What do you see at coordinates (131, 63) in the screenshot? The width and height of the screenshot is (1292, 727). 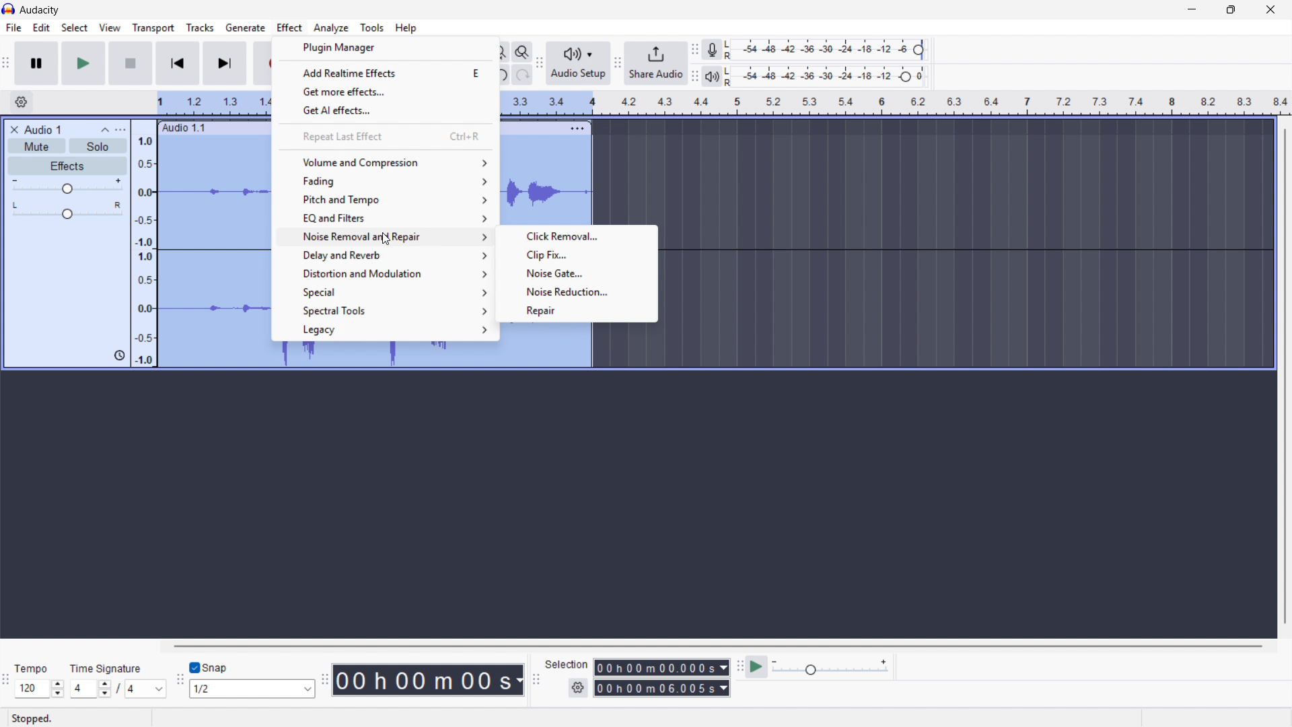 I see `Stop ` at bounding box center [131, 63].